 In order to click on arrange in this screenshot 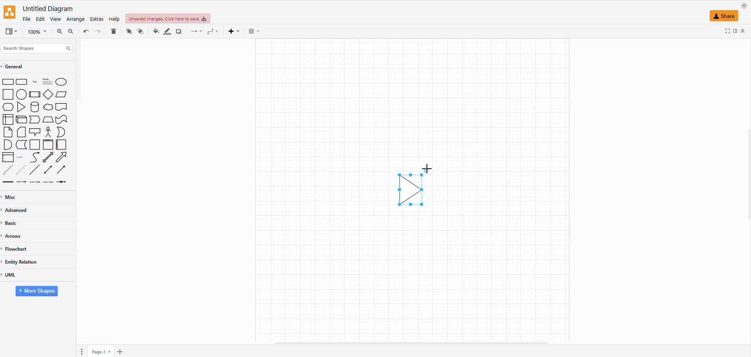, I will do `click(75, 18)`.